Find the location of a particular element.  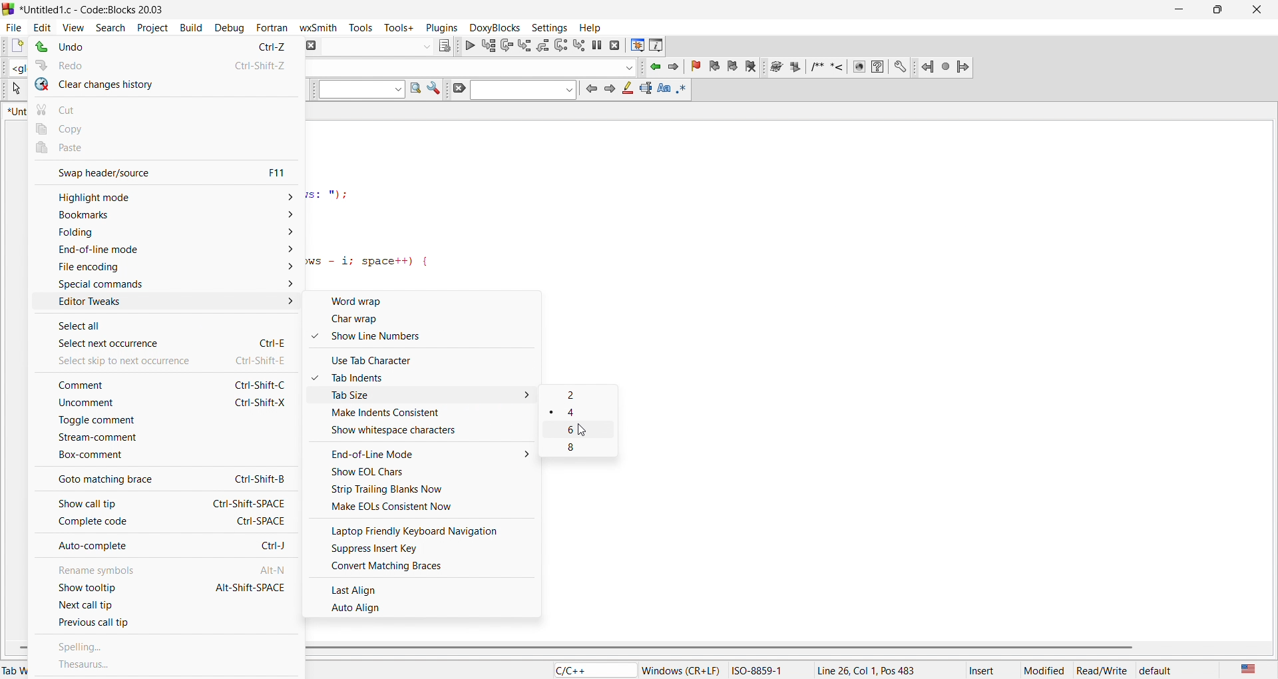

Alt-Shift-SPACE is located at coordinates (249, 587).